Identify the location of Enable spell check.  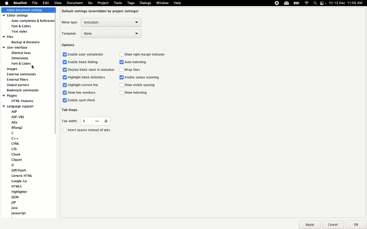
(79, 100).